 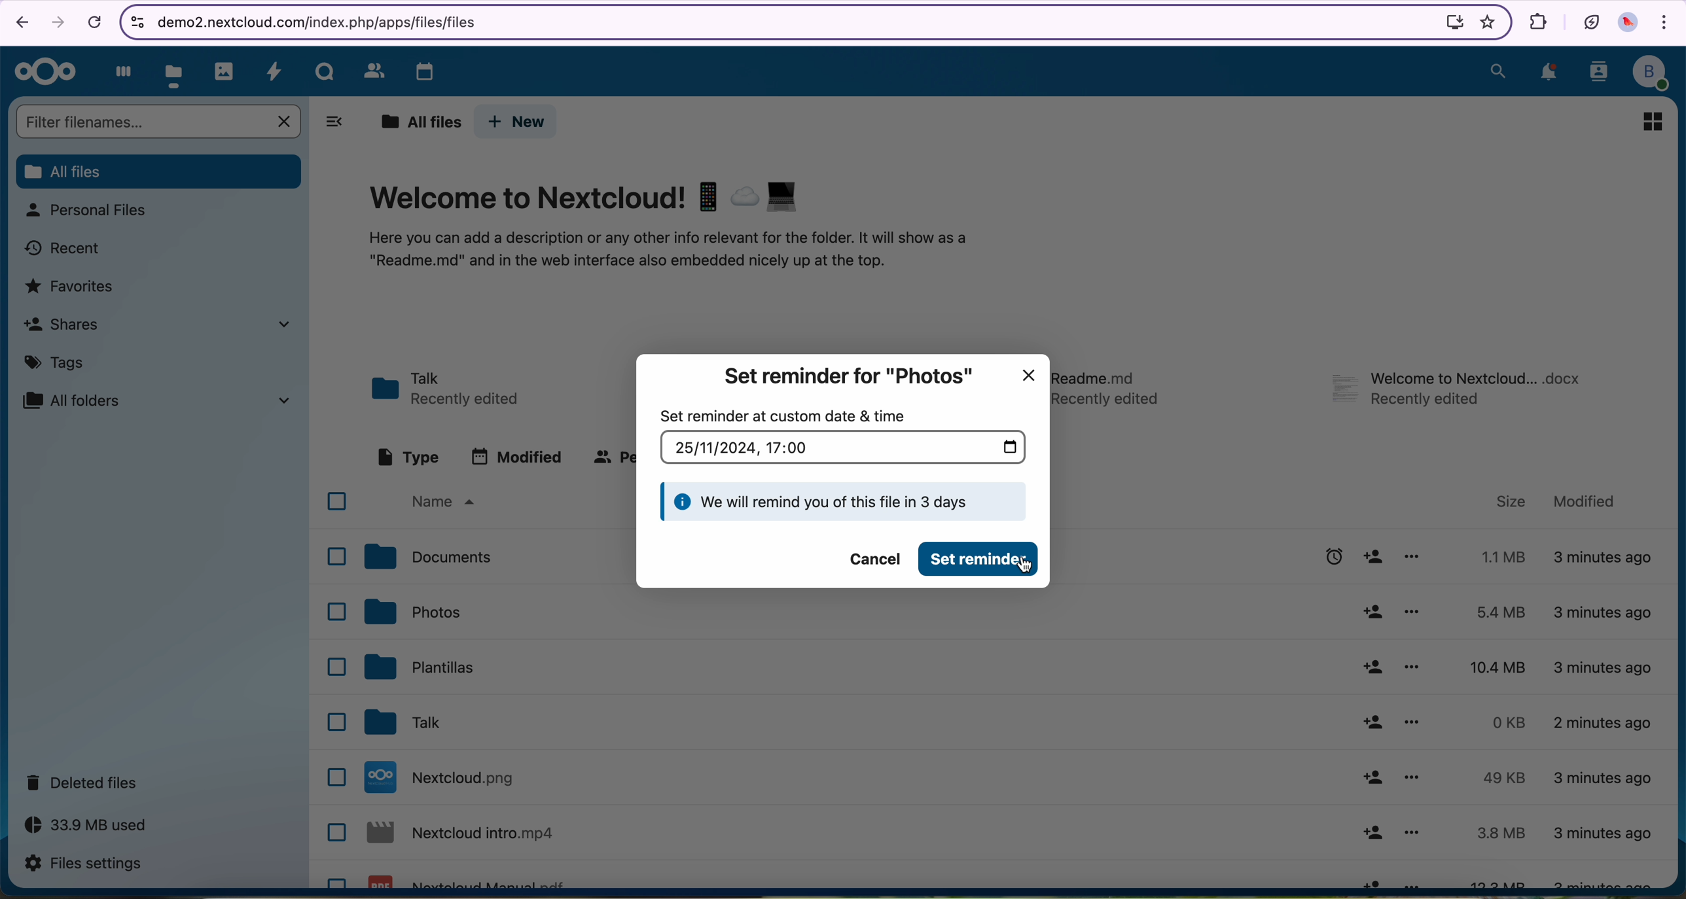 I want to click on 13.3, so click(x=1501, y=880).